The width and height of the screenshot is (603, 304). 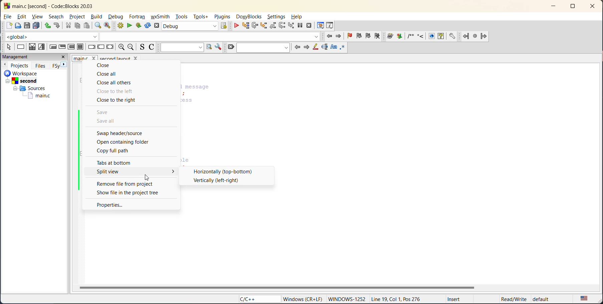 What do you see at coordinates (339, 37) in the screenshot?
I see `jump forward` at bounding box center [339, 37].